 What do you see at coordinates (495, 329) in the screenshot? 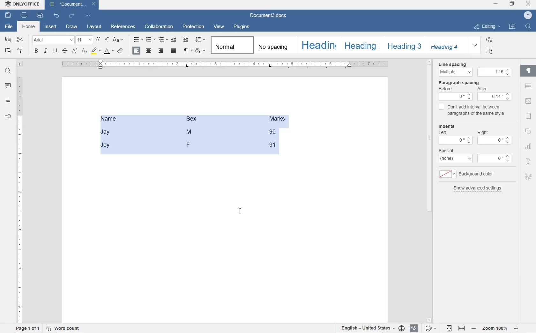
I see `ZOOM IN OR OUT` at bounding box center [495, 329].